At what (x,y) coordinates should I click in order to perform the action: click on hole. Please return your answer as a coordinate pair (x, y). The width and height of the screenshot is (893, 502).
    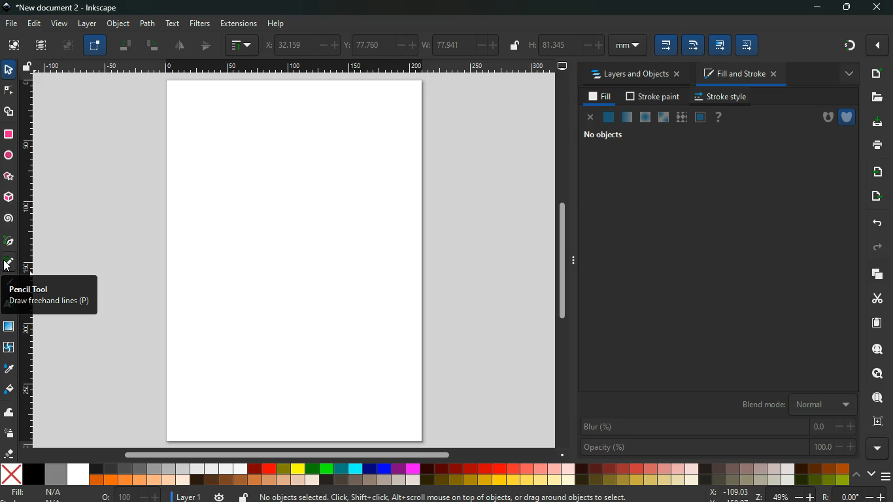
    Looking at the image, I should click on (822, 116).